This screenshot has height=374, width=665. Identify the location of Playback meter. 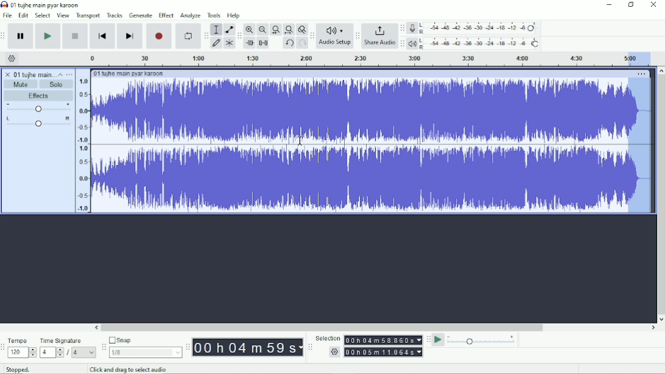
(474, 43).